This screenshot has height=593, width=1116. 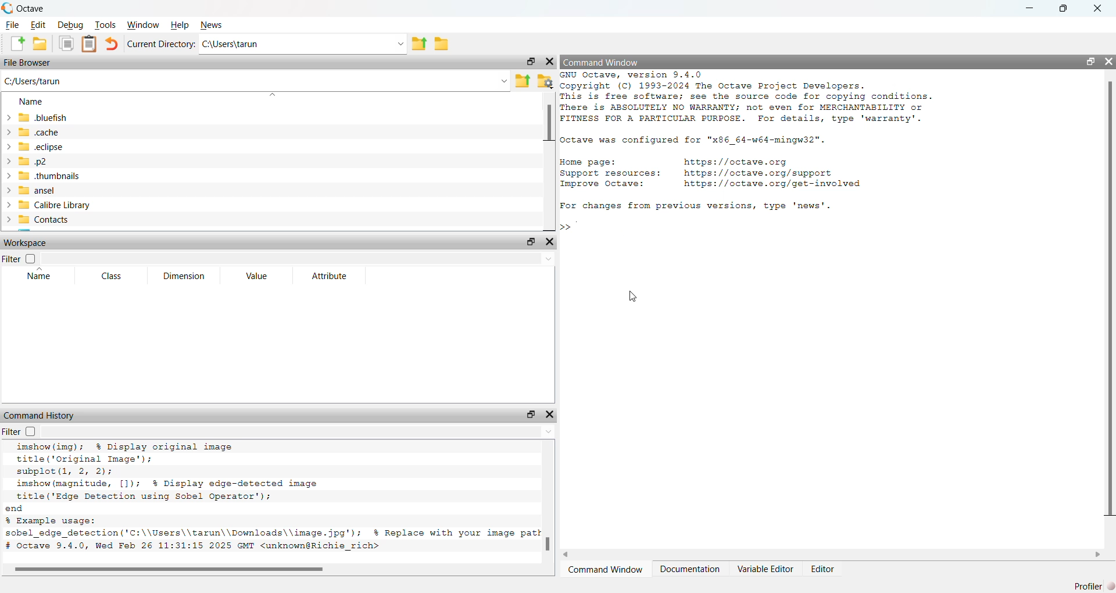 What do you see at coordinates (40, 44) in the screenshot?
I see `open folder` at bounding box center [40, 44].